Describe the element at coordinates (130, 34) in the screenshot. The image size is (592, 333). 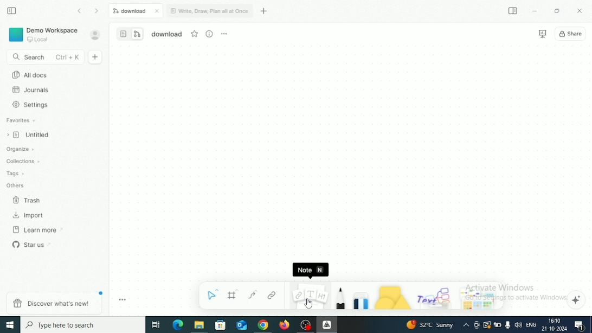
I see `Switch` at that location.